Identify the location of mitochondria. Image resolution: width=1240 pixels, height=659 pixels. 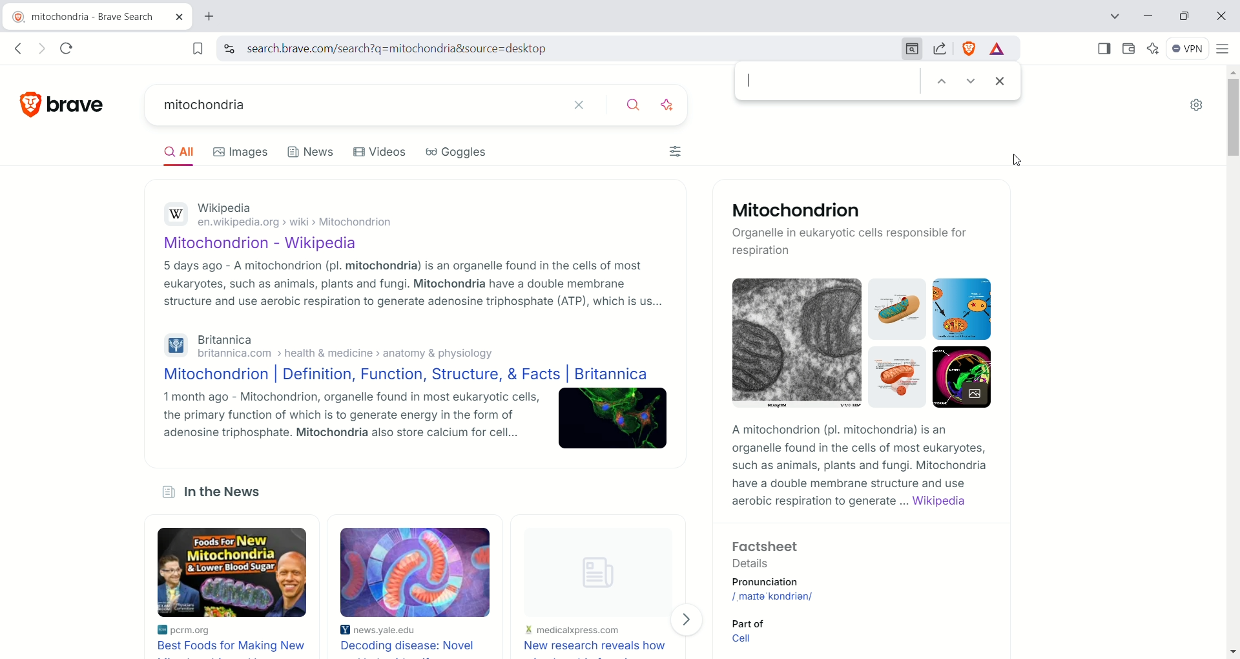
(355, 105).